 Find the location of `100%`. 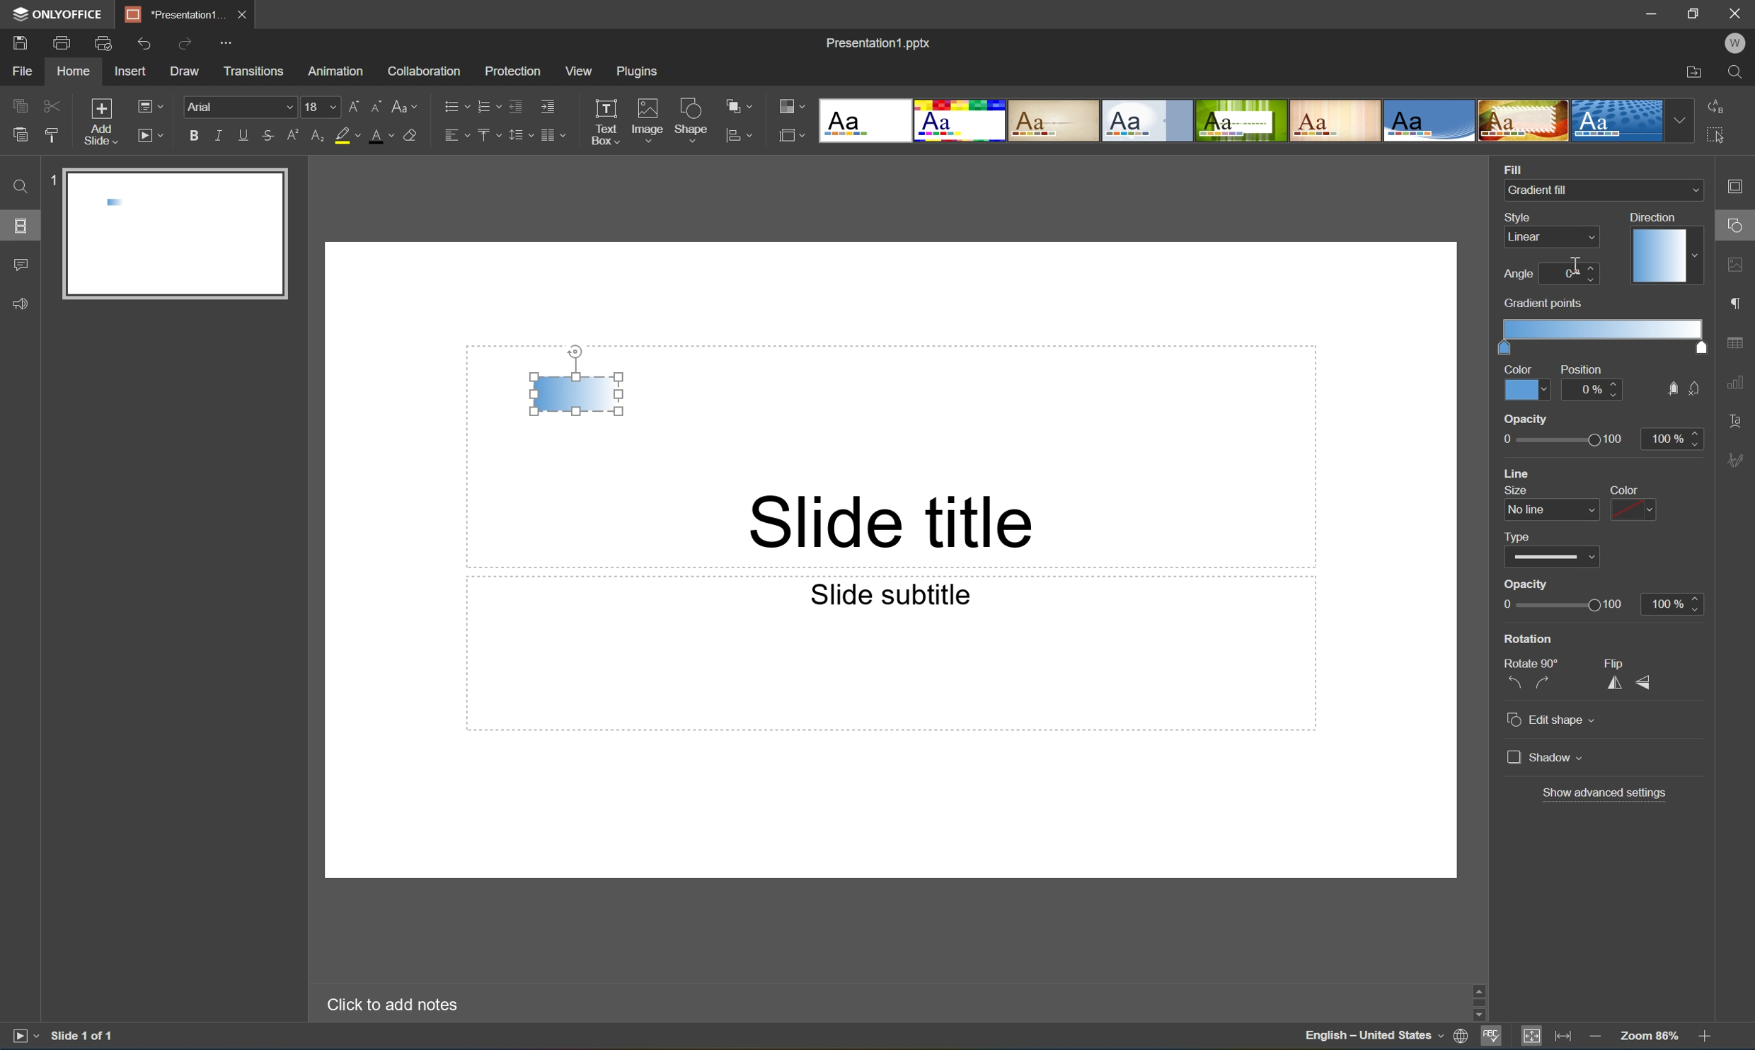

100% is located at coordinates (1672, 603).